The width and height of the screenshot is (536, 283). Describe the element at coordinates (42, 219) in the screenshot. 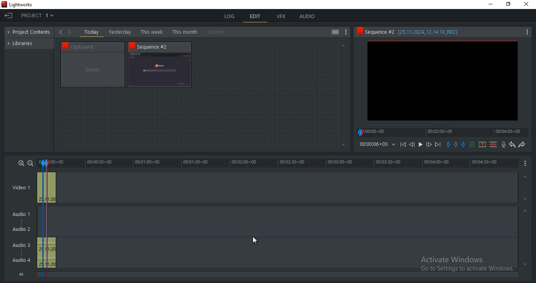

I see `in-point` at that location.